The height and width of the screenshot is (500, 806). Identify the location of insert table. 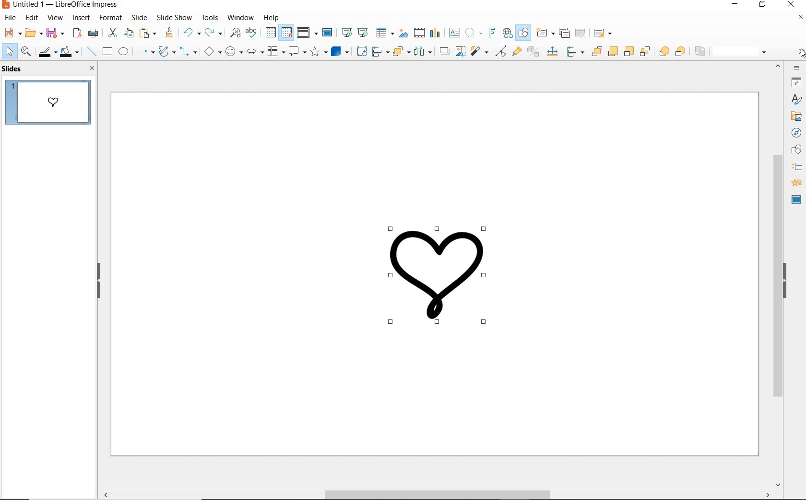
(385, 33).